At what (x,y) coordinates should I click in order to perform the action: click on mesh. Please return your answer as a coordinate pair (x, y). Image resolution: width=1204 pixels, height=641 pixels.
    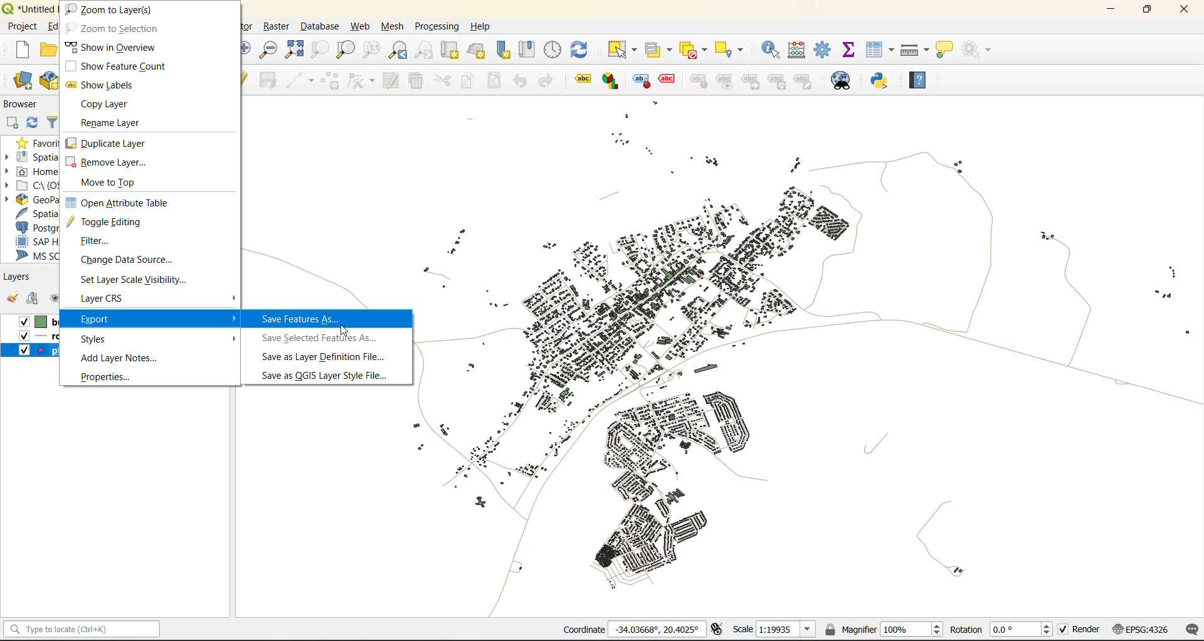
    Looking at the image, I should click on (394, 28).